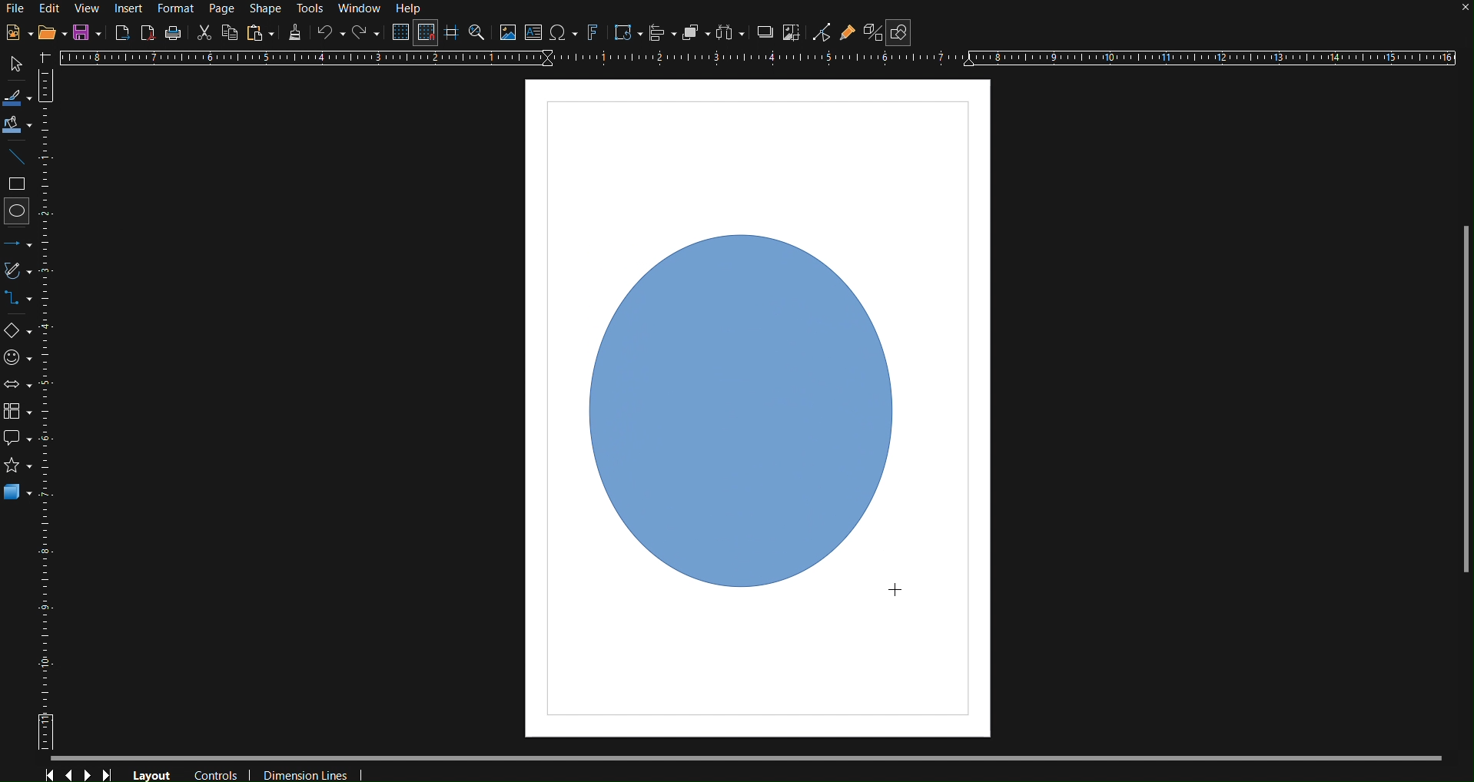  What do you see at coordinates (848, 35) in the screenshot?
I see `Show Gluepoint Functions` at bounding box center [848, 35].